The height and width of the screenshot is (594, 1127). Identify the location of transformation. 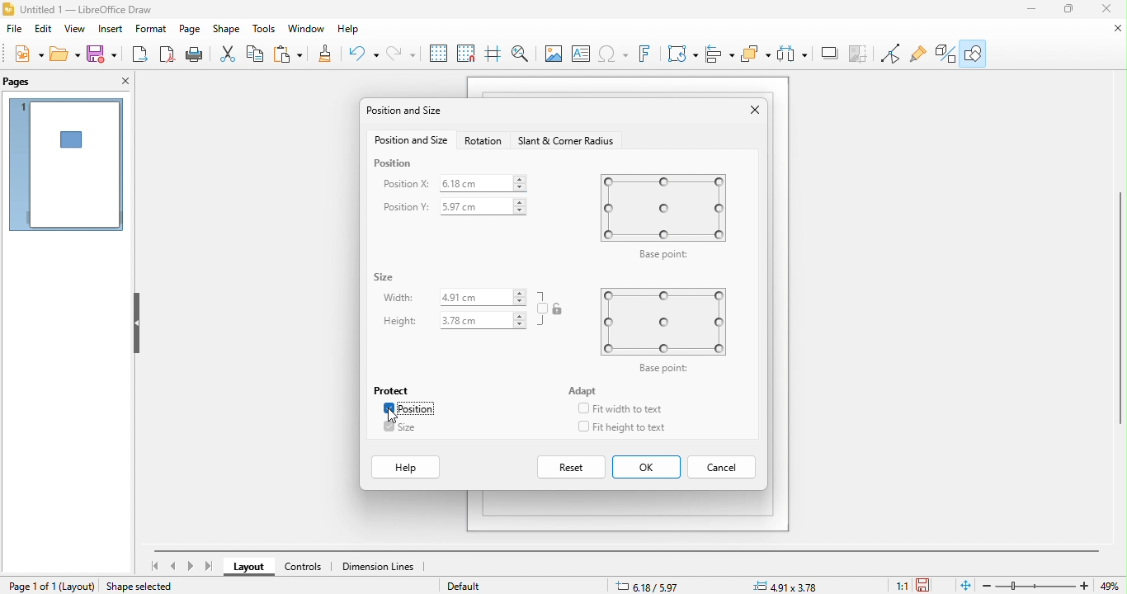
(682, 54).